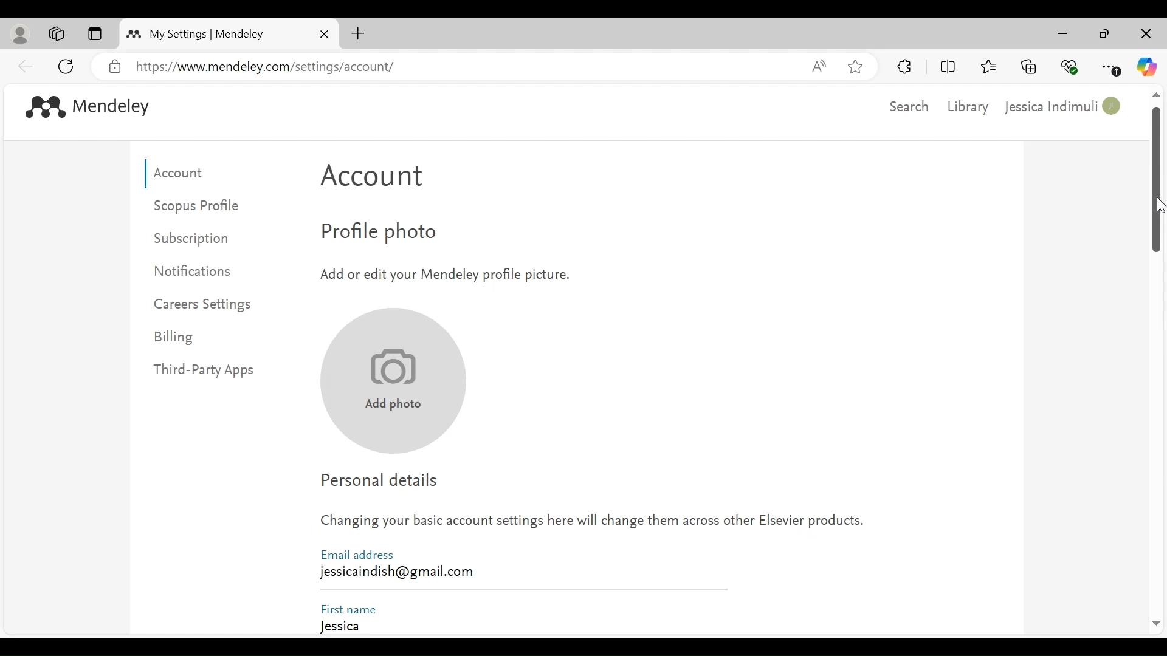  What do you see at coordinates (213, 371) in the screenshot?
I see `Third Party Apps` at bounding box center [213, 371].